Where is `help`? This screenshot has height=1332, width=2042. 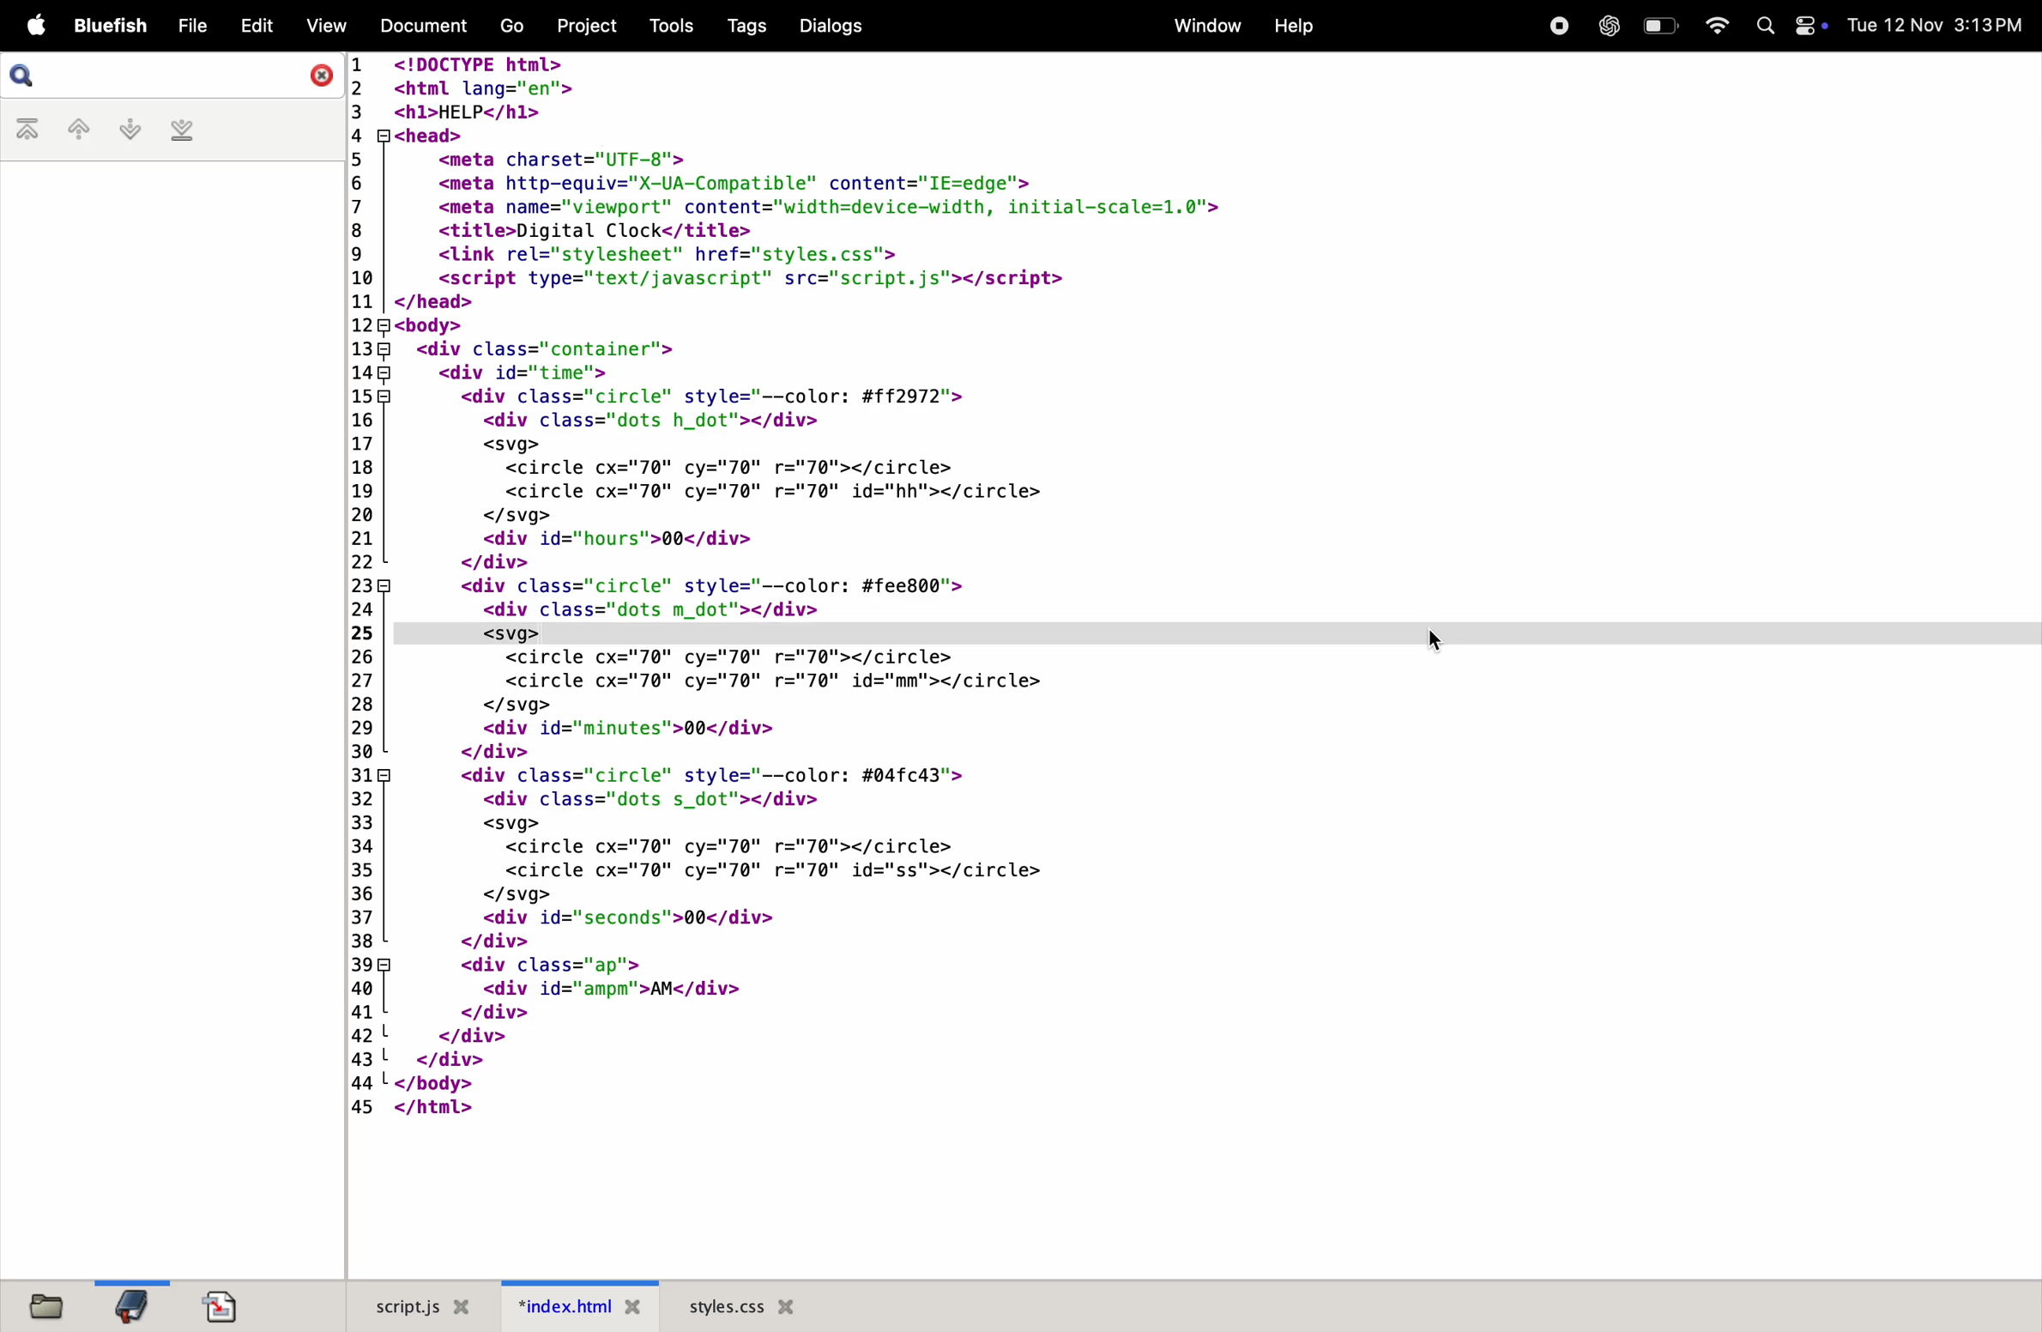 help is located at coordinates (1292, 27).